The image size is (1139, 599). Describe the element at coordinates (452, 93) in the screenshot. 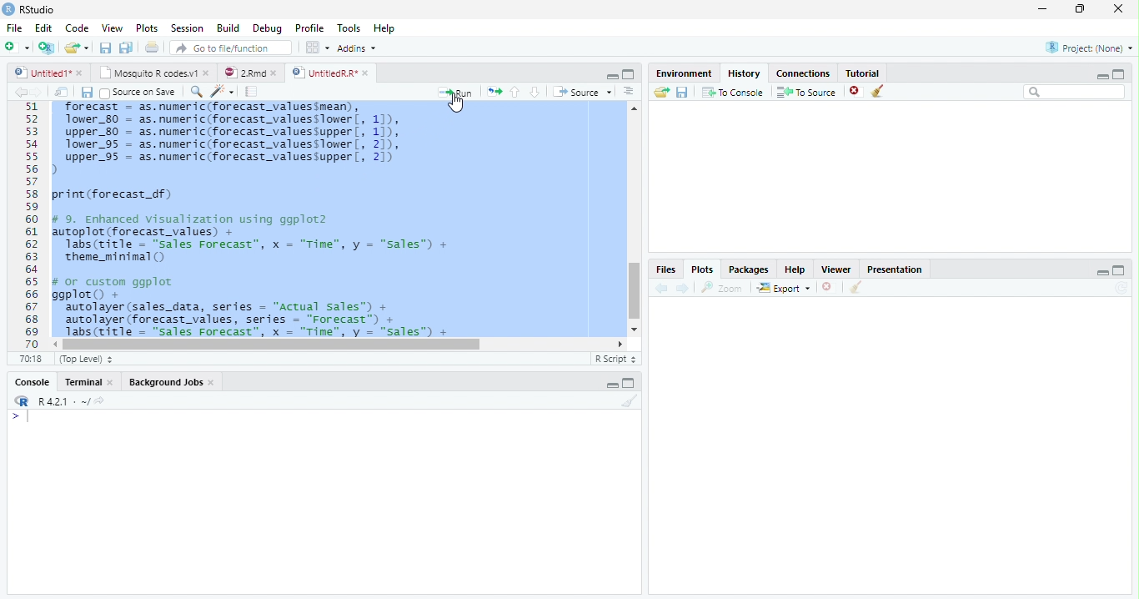

I see `Run` at that location.